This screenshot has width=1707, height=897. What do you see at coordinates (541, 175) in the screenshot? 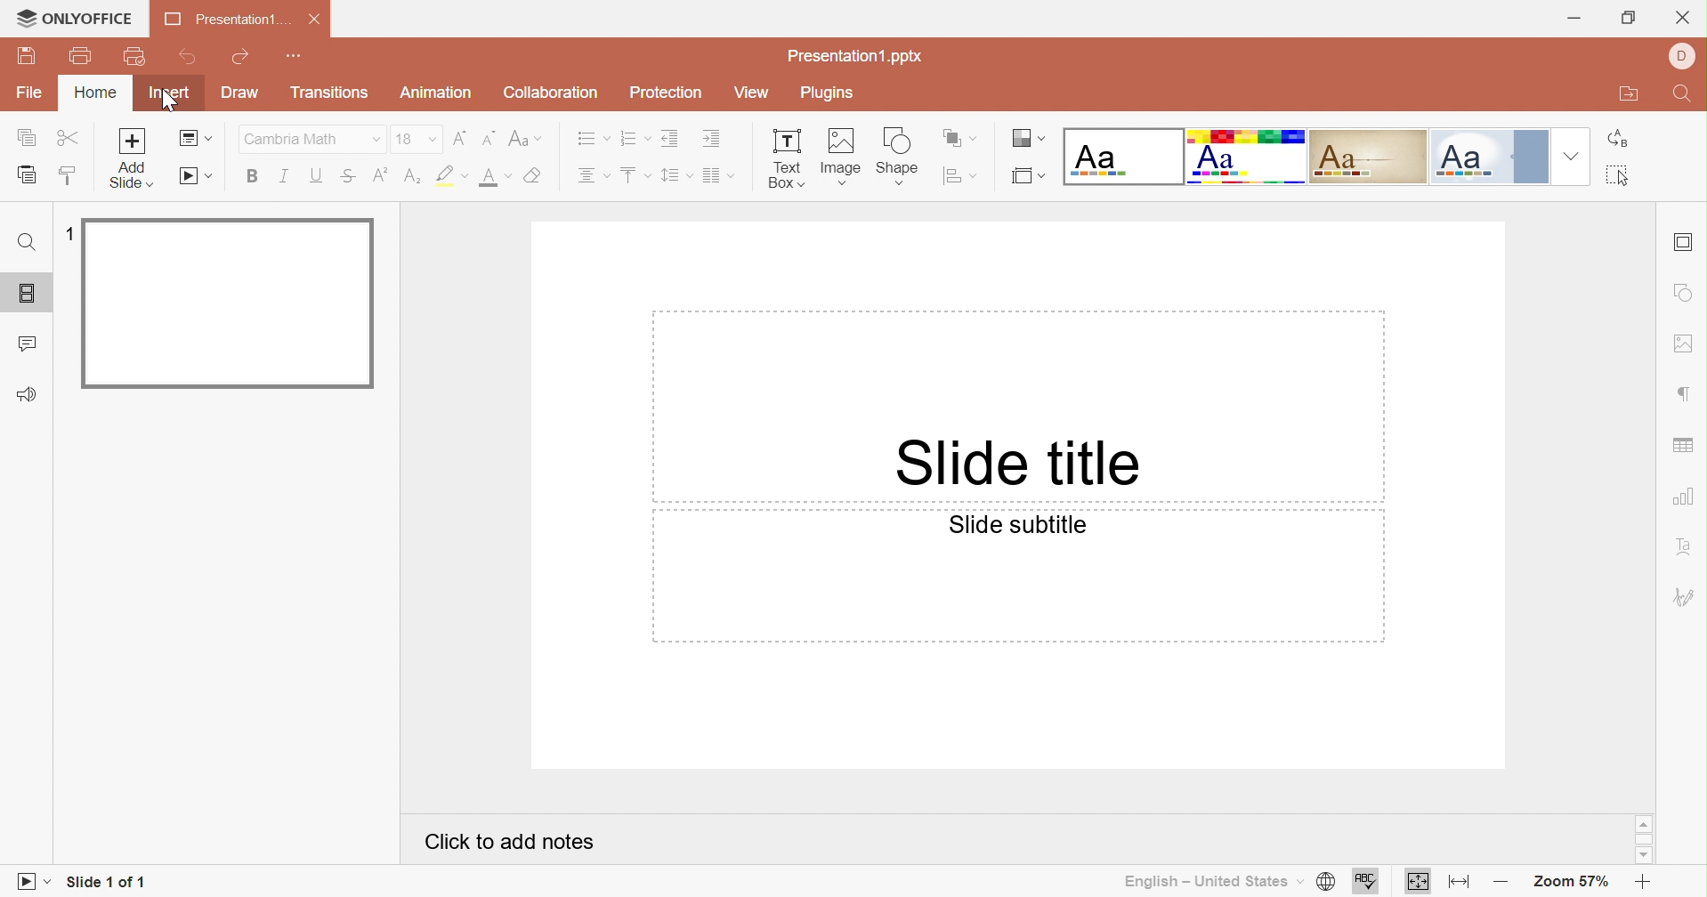
I see `Clear` at bounding box center [541, 175].